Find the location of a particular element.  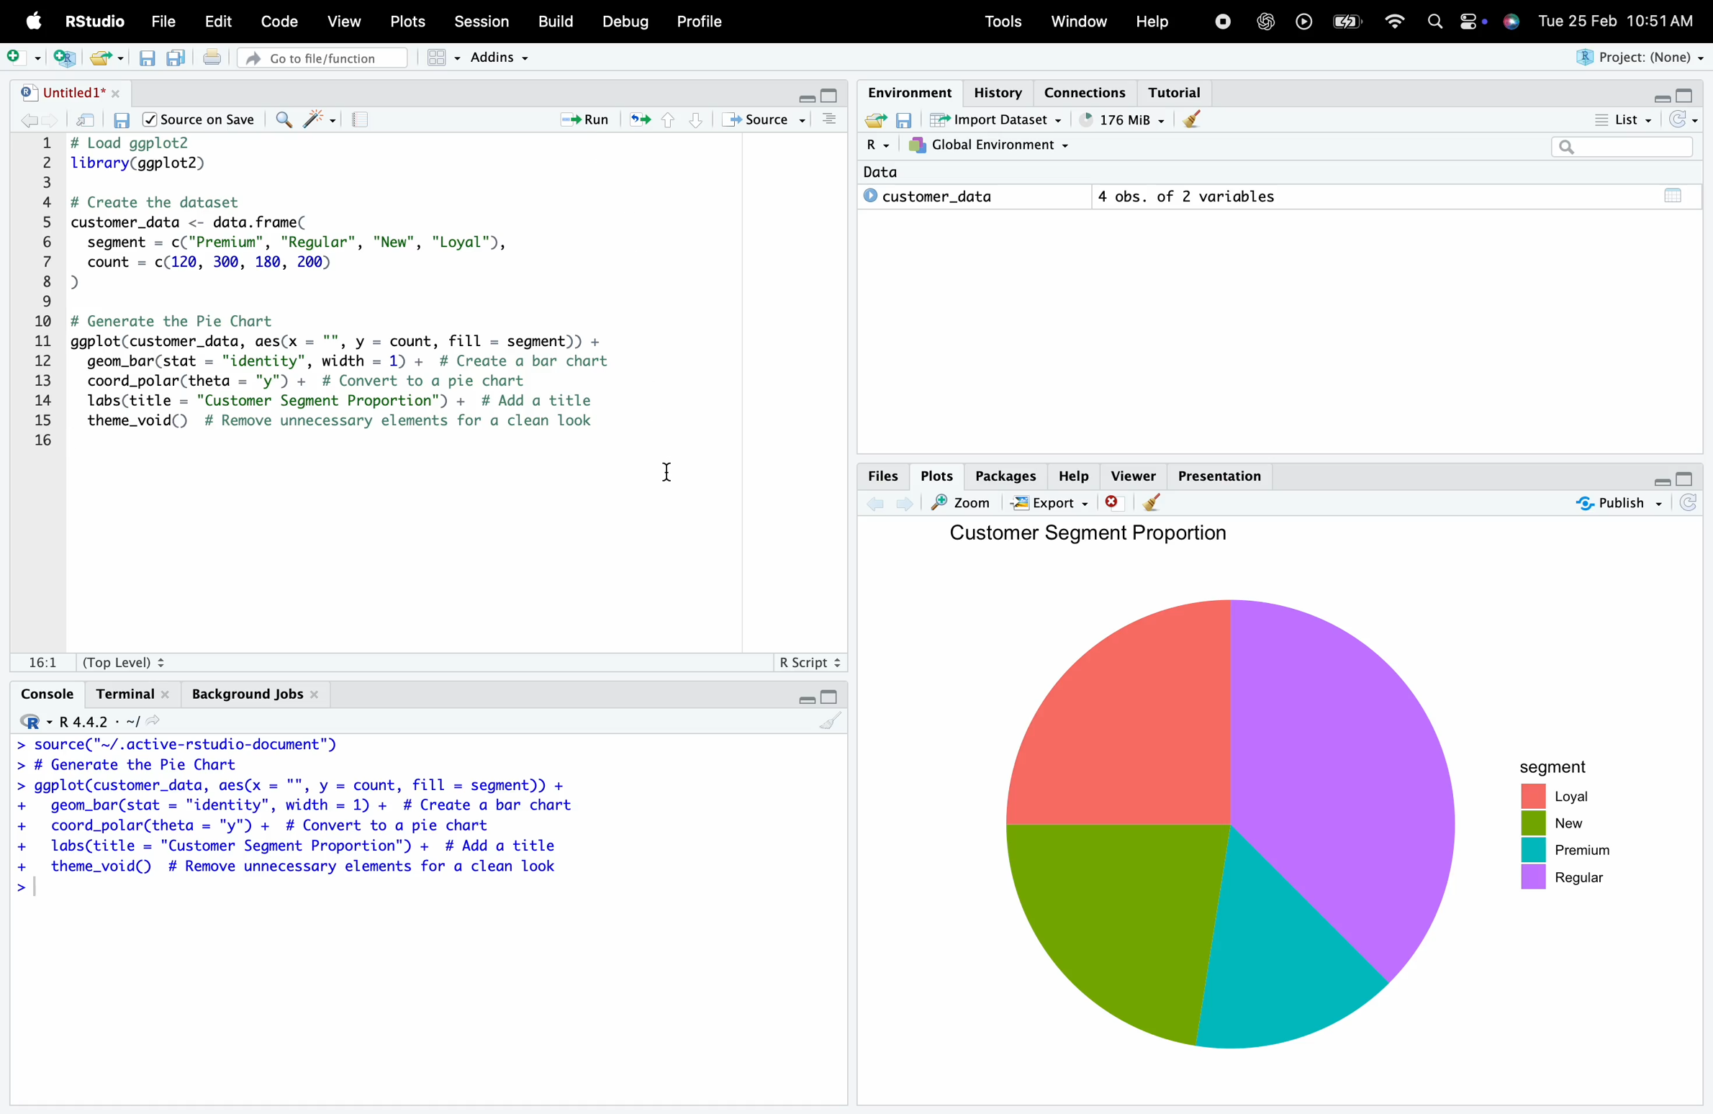

History is located at coordinates (994, 85).